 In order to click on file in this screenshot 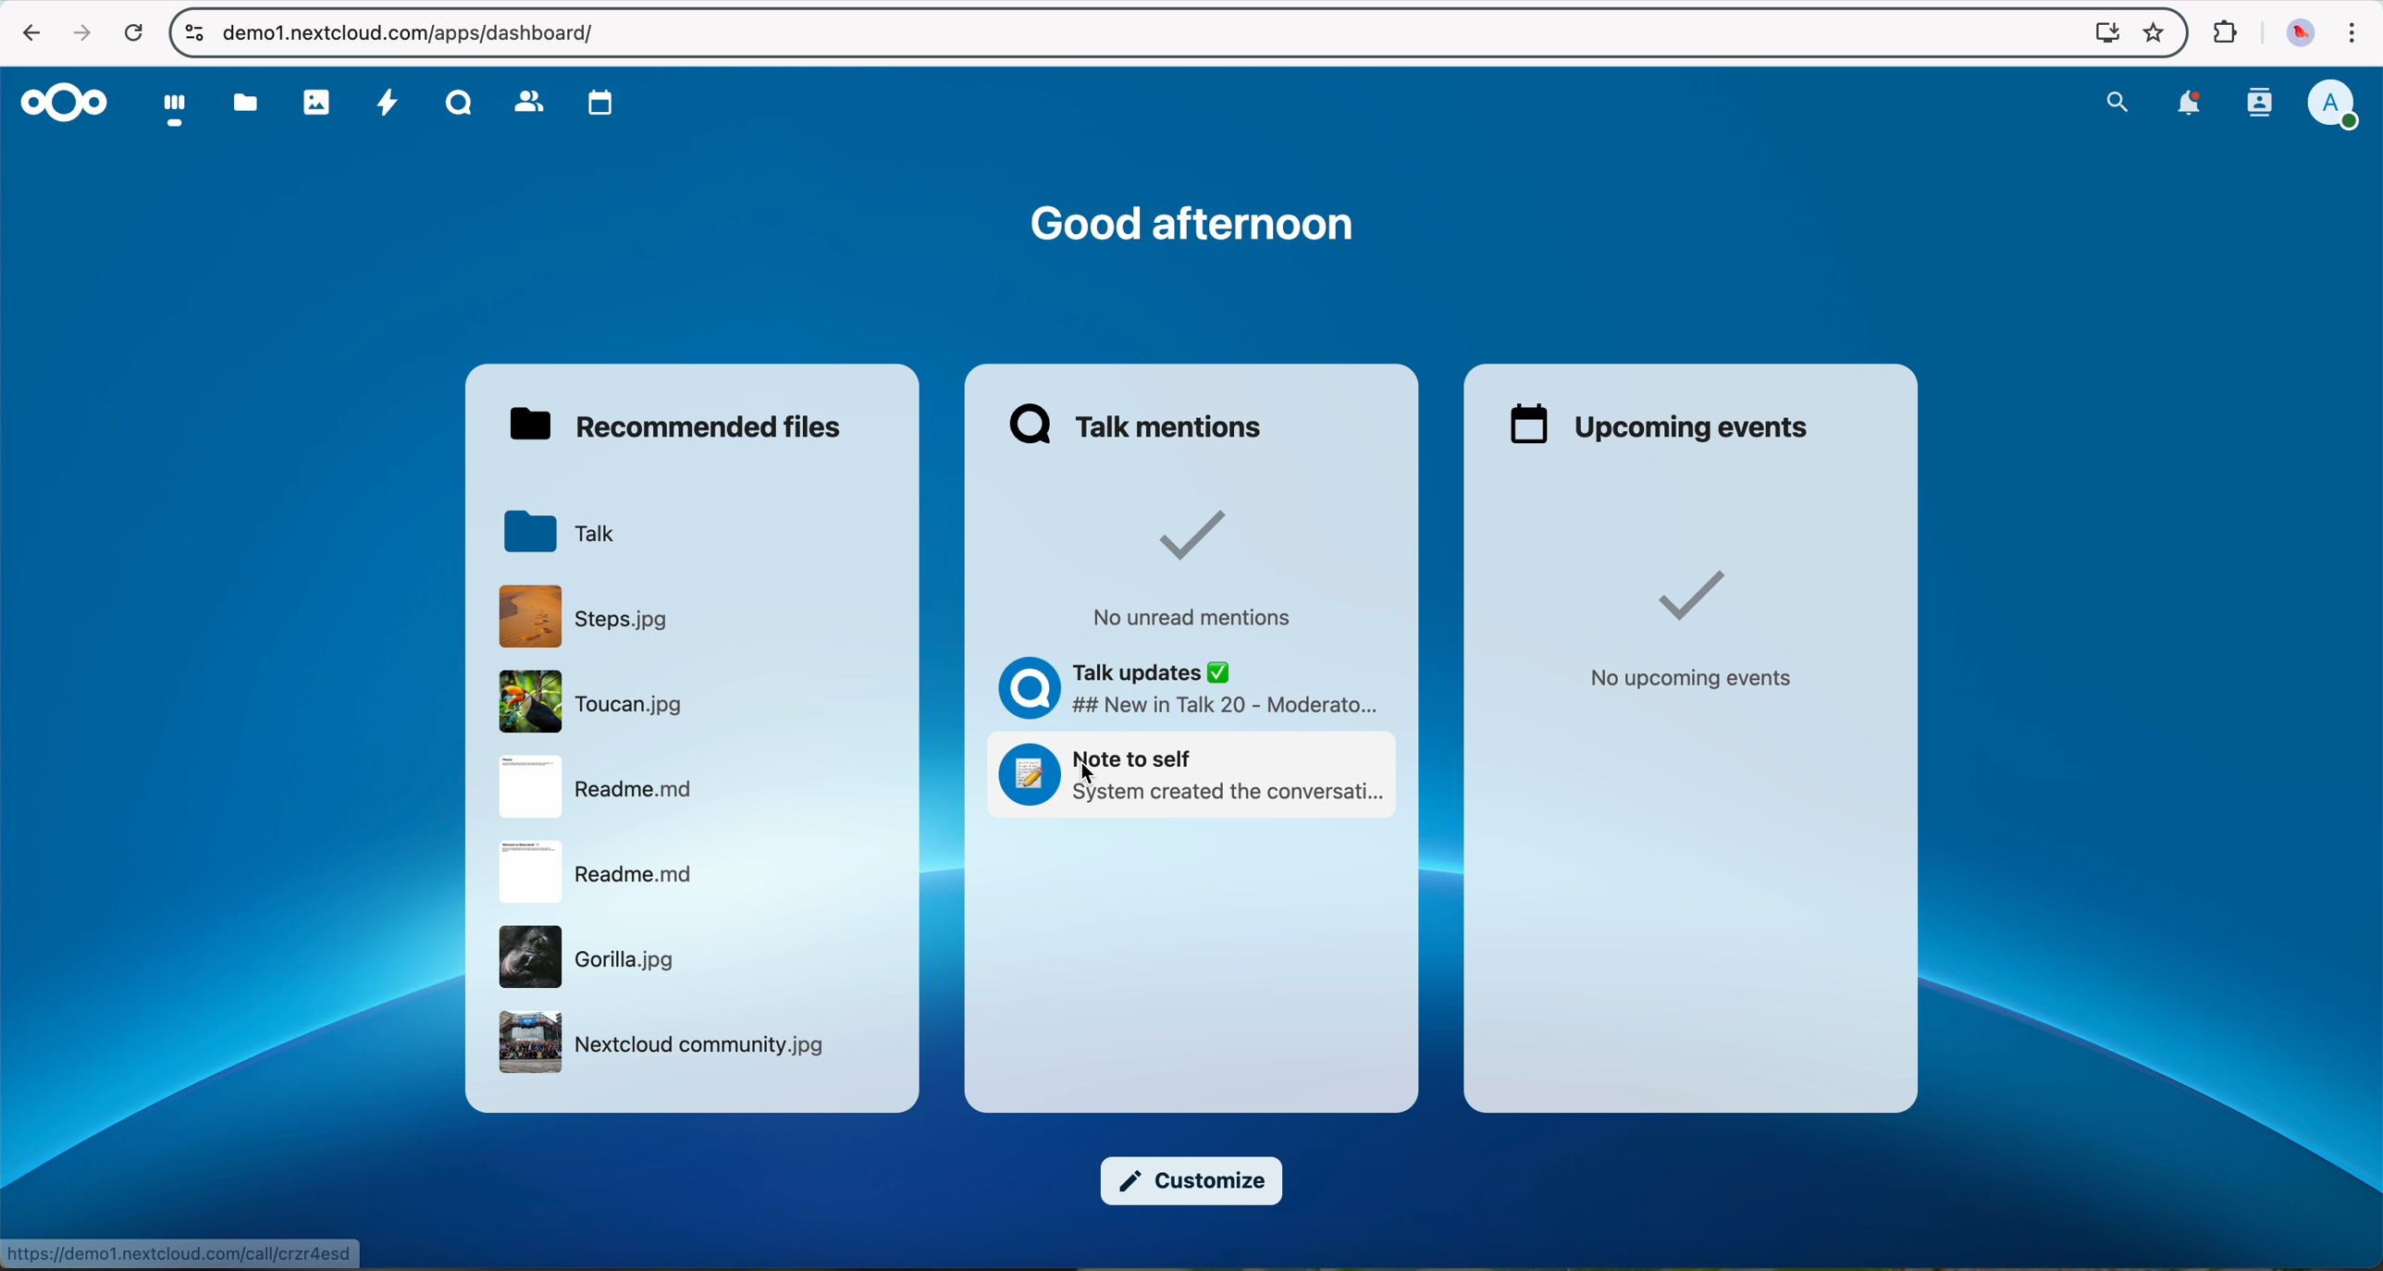, I will do `click(597, 702)`.